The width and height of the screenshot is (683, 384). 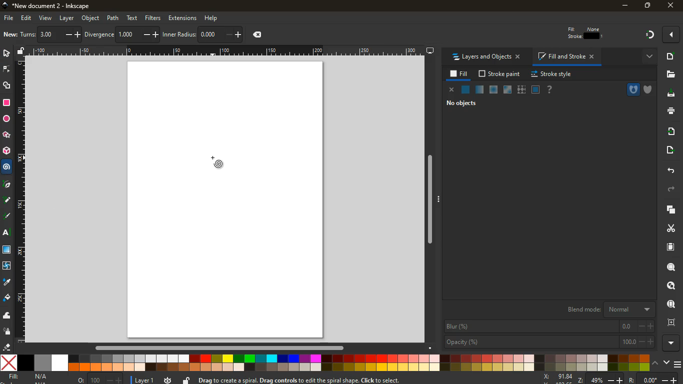 What do you see at coordinates (670, 343) in the screenshot?
I see `more` at bounding box center [670, 343].